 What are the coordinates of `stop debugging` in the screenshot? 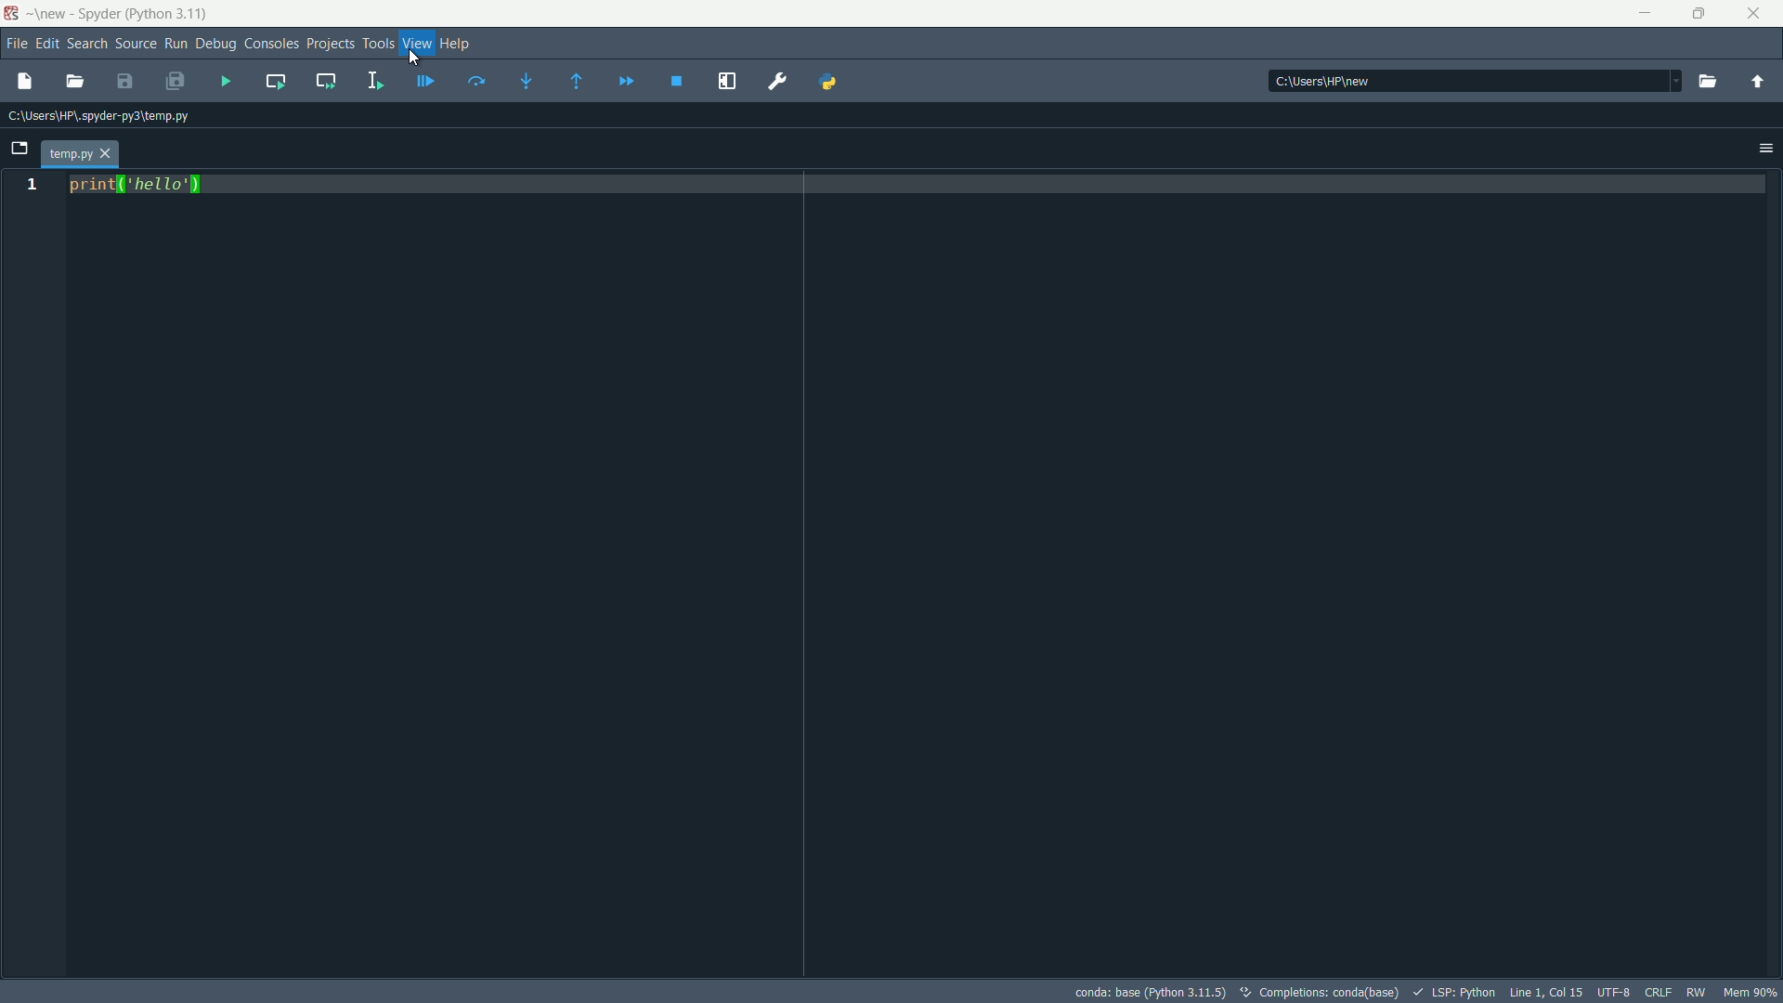 It's located at (677, 81).